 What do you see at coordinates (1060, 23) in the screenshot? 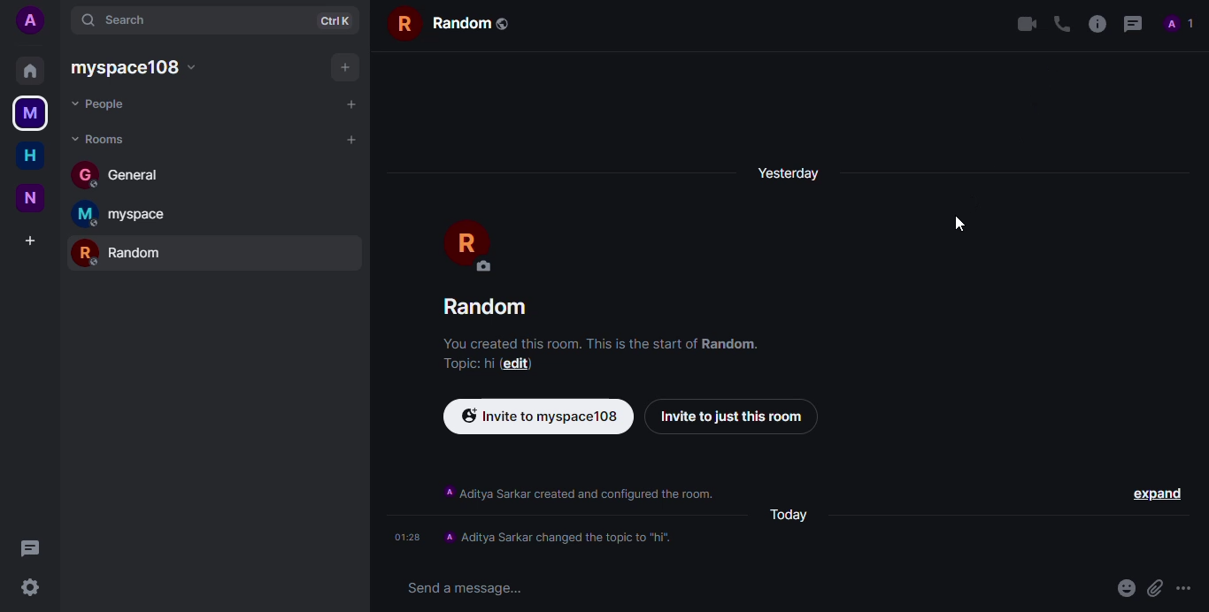
I see `voice call` at bounding box center [1060, 23].